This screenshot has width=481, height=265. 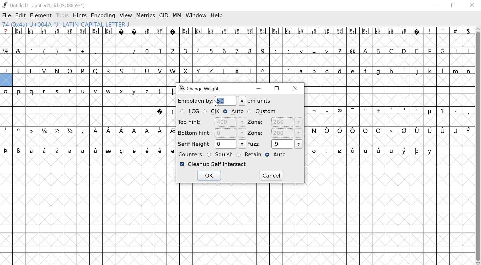 I want to click on ZONE, so click(x=275, y=122).